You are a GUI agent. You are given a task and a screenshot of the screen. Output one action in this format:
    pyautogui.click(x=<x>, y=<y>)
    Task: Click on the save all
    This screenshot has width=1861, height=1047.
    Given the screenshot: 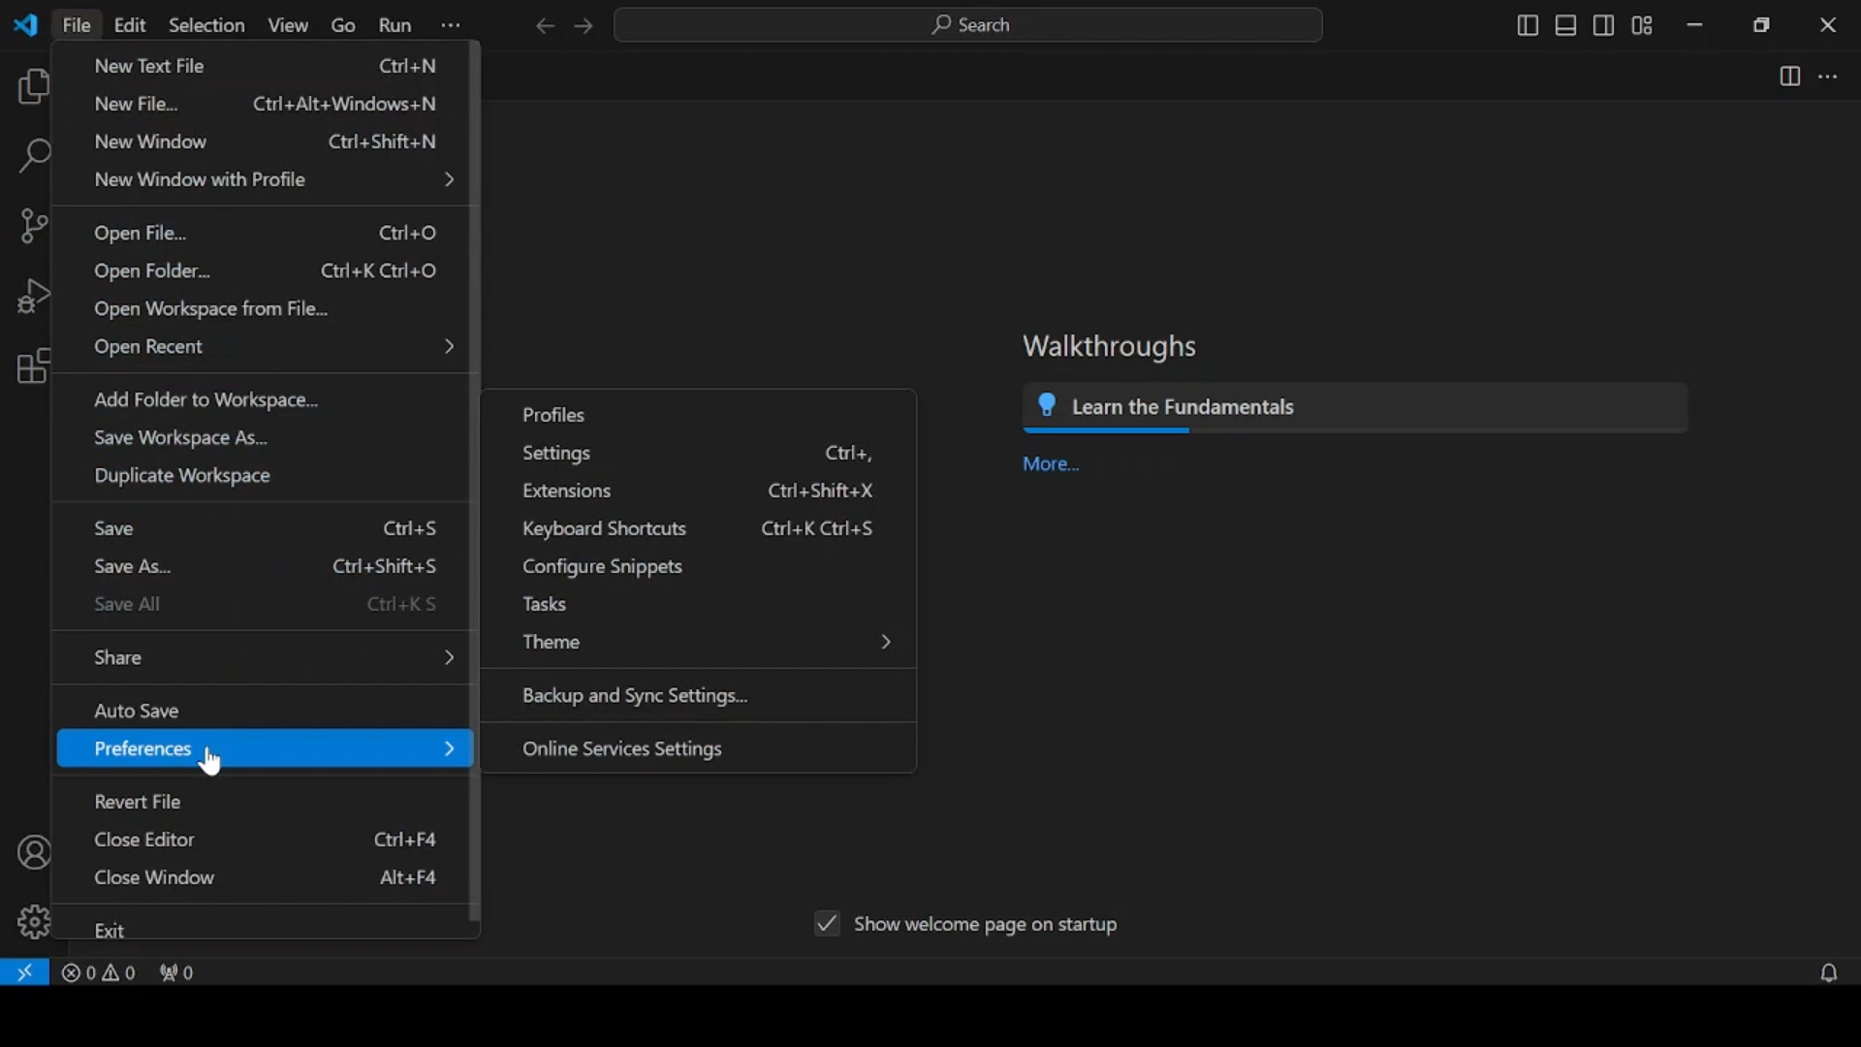 What is the action you would take?
    pyautogui.click(x=129, y=604)
    